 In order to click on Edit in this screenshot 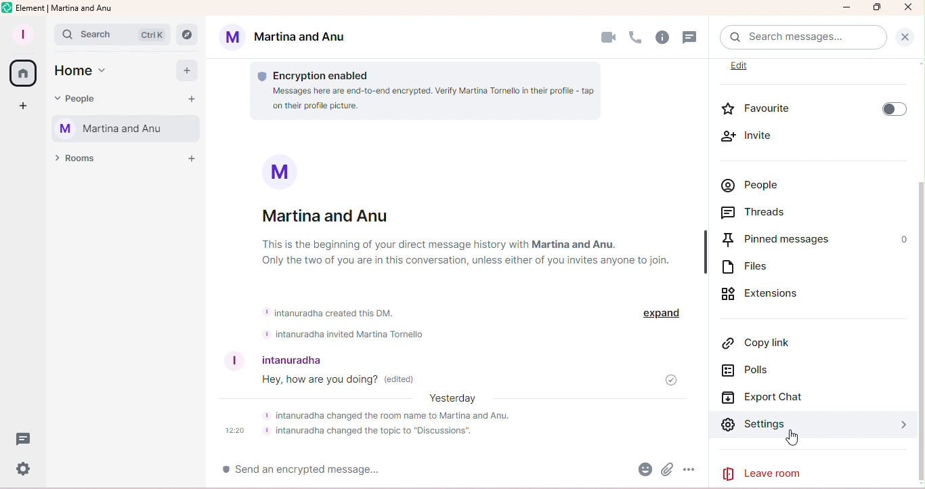, I will do `click(753, 68)`.